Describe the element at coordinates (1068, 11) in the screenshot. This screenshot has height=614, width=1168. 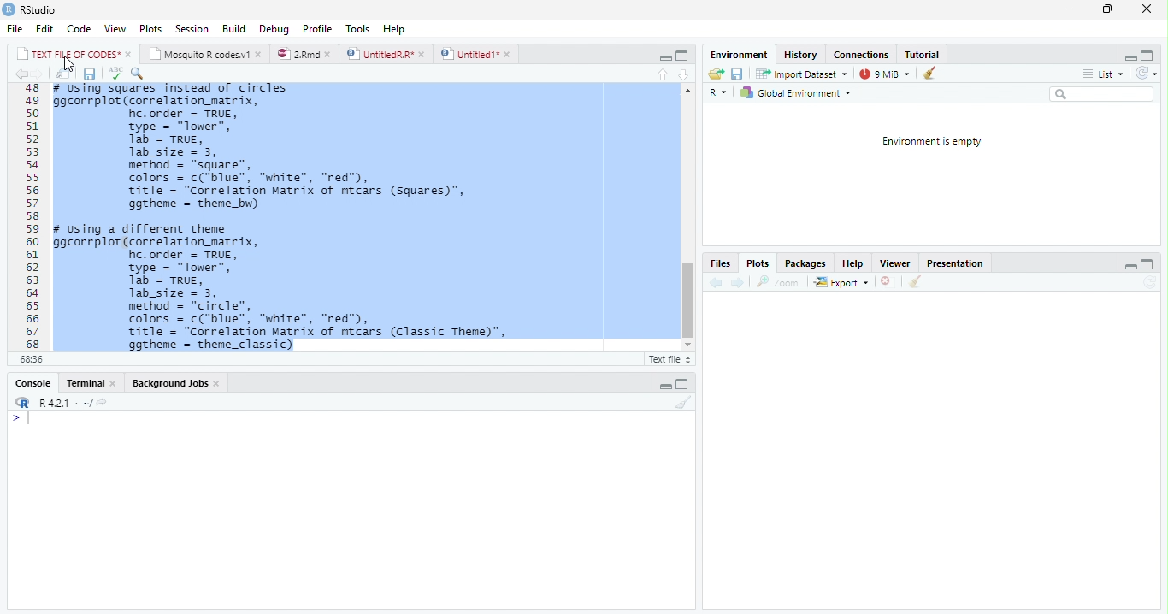
I see `minimize` at that location.